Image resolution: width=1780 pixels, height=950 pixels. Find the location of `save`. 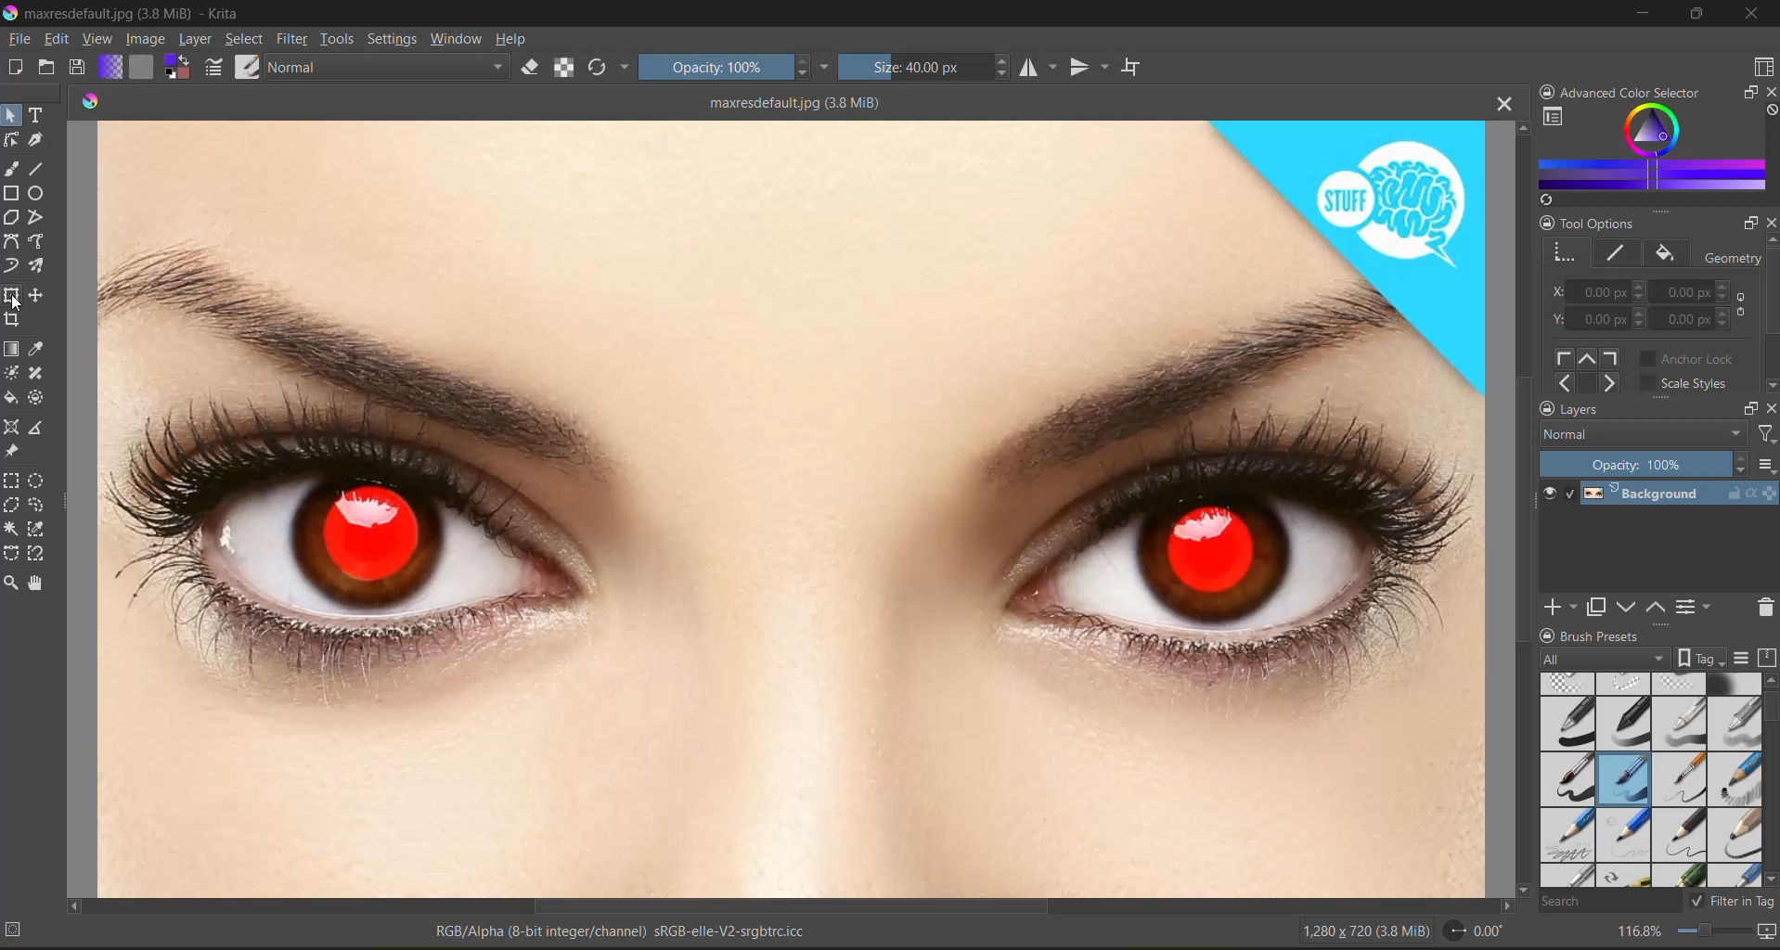

save is located at coordinates (83, 66).